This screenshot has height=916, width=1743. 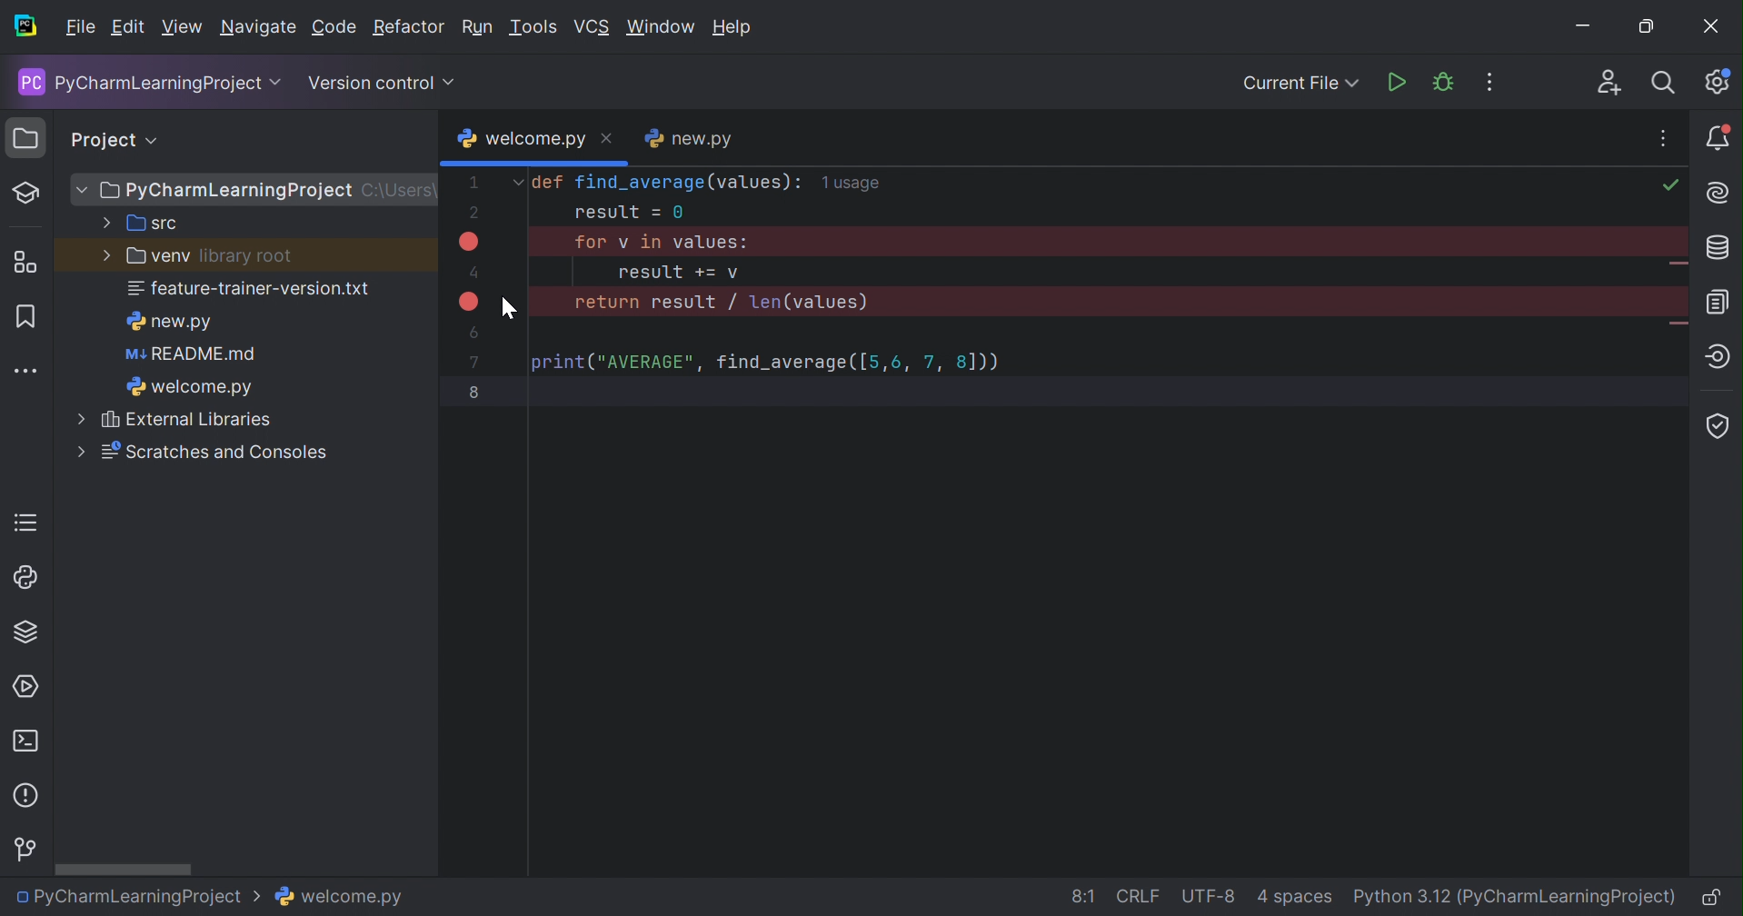 What do you see at coordinates (23, 687) in the screenshot?
I see `Services` at bounding box center [23, 687].